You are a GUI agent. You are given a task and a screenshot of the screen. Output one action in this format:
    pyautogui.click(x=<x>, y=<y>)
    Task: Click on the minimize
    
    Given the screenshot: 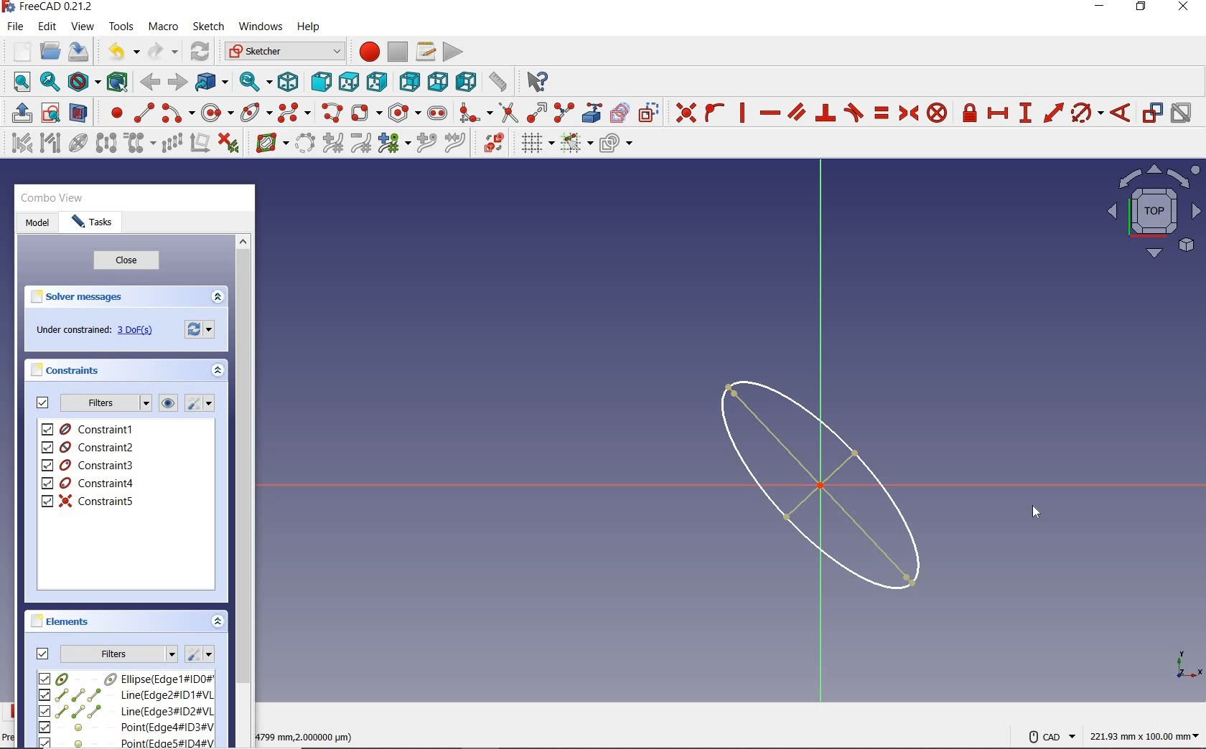 What is the action you would take?
    pyautogui.click(x=1099, y=6)
    